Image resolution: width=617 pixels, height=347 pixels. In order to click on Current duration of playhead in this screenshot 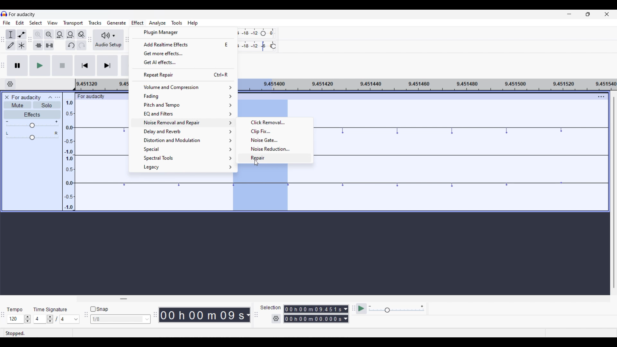, I will do `click(201, 315)`.